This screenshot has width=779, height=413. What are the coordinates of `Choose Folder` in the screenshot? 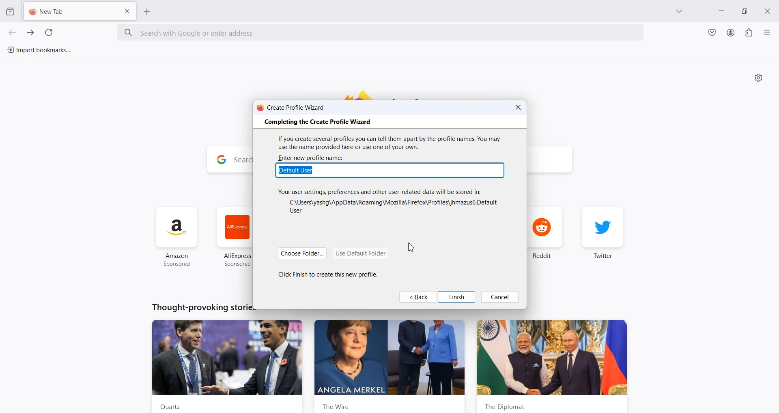 It's located at (302, 253).